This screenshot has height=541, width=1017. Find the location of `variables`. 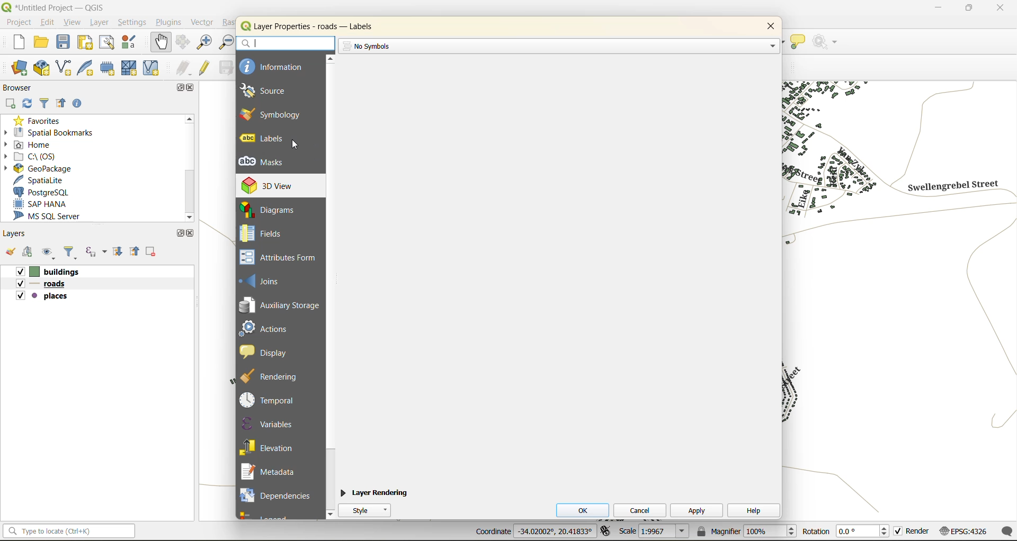

variables is located at coordinates (269, 423).